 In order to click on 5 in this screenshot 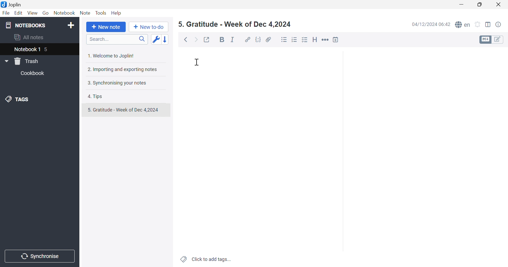, I will do `click(47, 49)`.